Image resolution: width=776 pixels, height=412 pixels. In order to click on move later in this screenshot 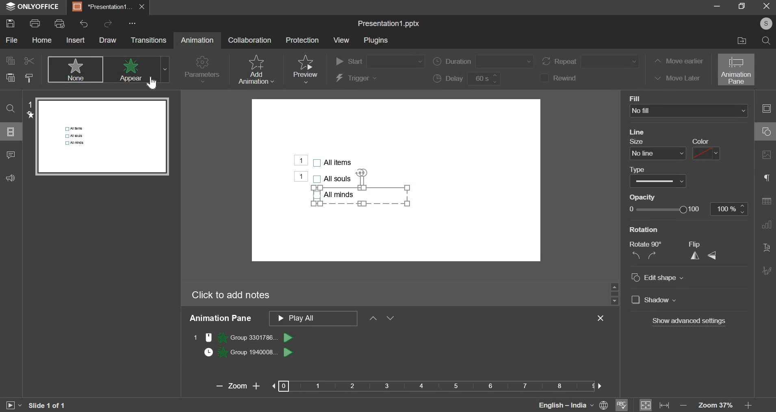, I will do `click(676, 77)`.